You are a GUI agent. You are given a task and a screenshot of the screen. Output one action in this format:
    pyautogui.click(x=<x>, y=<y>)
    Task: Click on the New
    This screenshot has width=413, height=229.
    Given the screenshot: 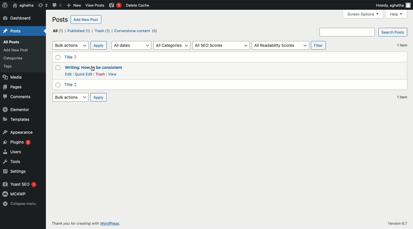 What is the action you would take?
    pyautogui.click(x=73, y=5)
    